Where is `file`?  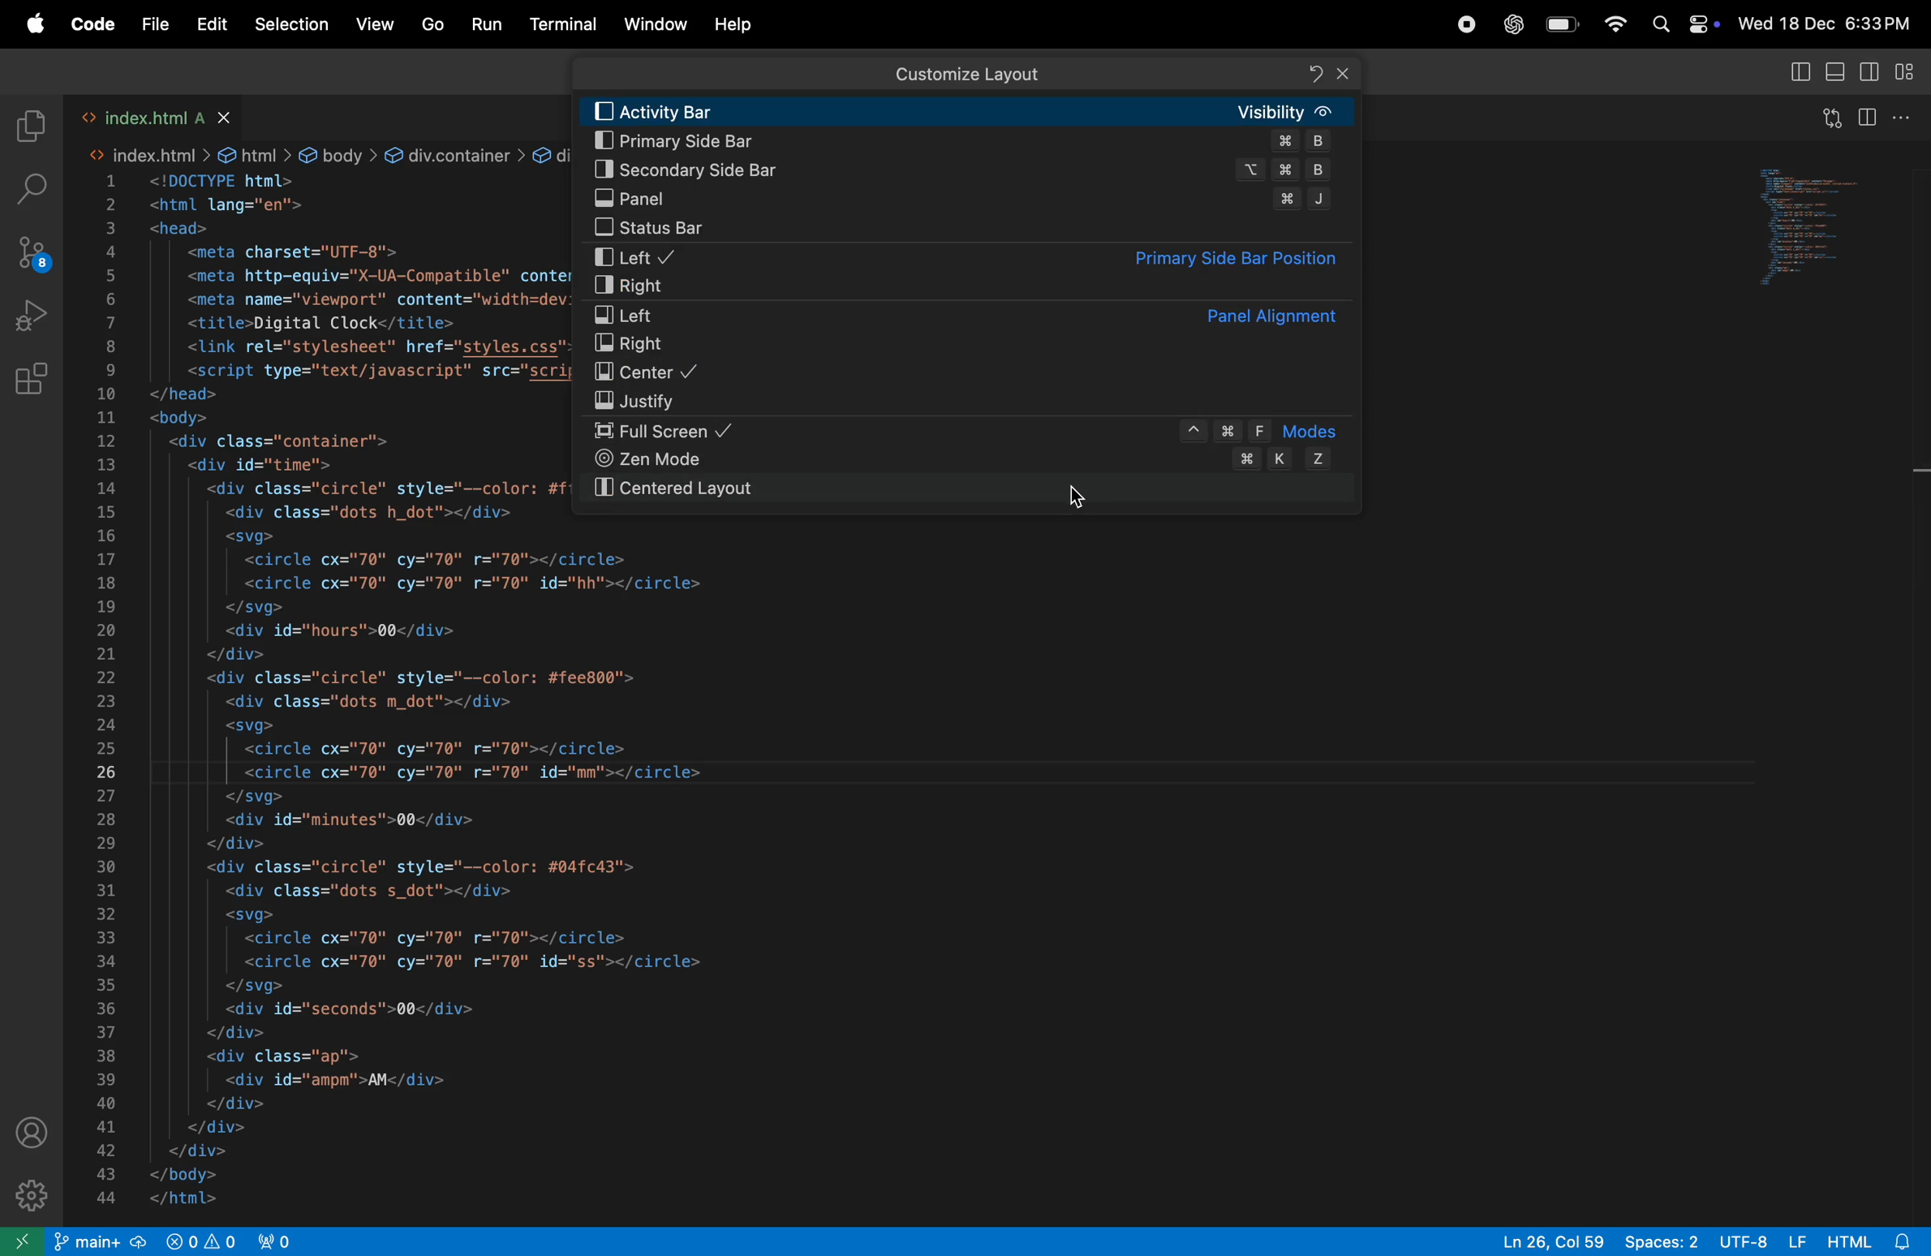
file is located at coordinates (153, 24).